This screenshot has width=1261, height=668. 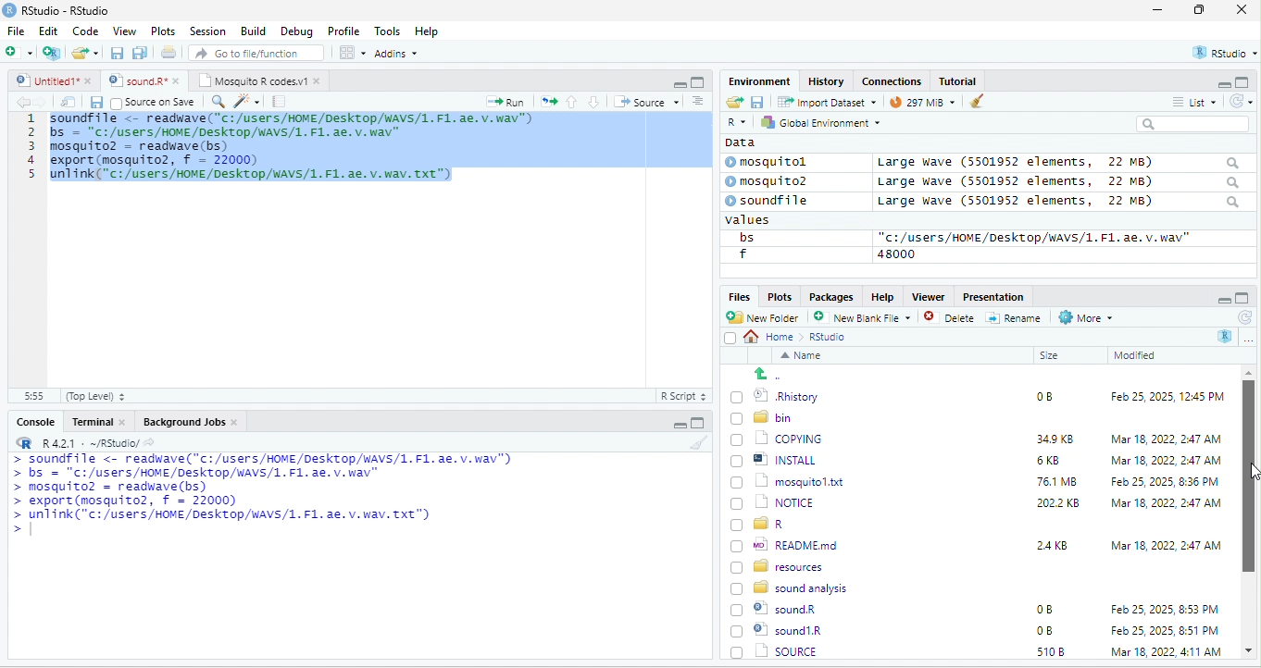 What do you see at coordinates (1015, 317) in the screenshot?
I see `=] Rename` at bounding box center [1015, 317].